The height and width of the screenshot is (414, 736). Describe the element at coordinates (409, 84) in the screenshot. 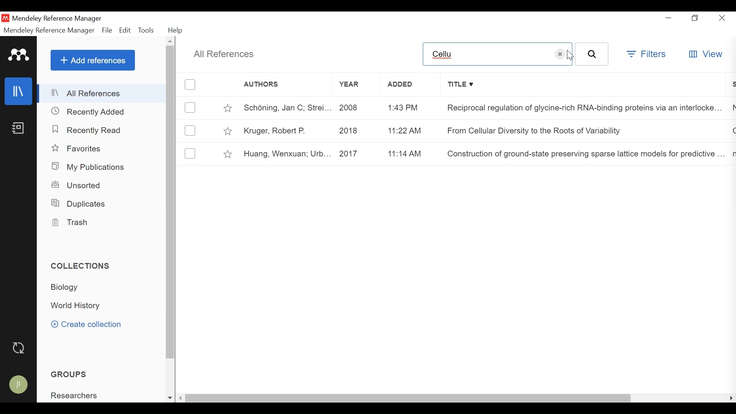

I see `Added` at that location.